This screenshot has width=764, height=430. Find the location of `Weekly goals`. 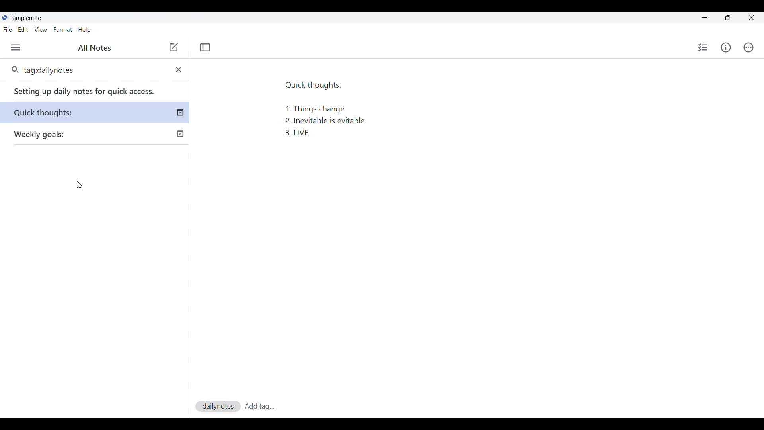

Weekly goals is located at coordinates (43, 135).